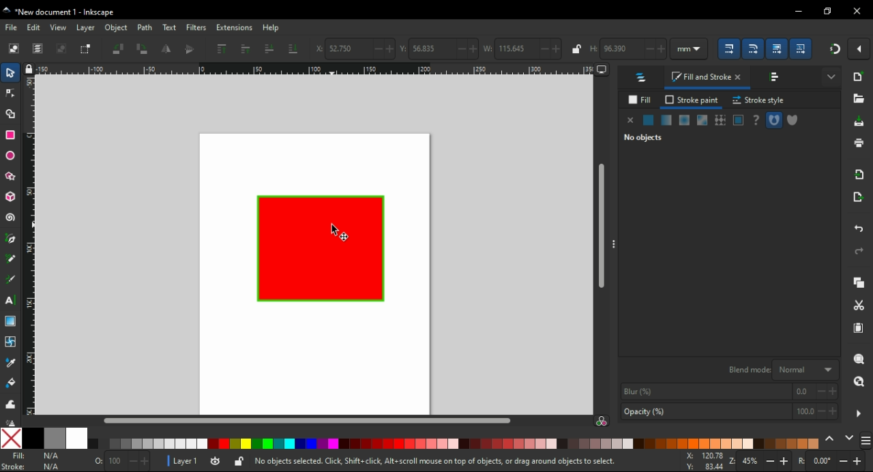  What do you see at coordinates (827, 391) in the screenshot?
I see `increase/decrease` at bounding box center [827, 391].